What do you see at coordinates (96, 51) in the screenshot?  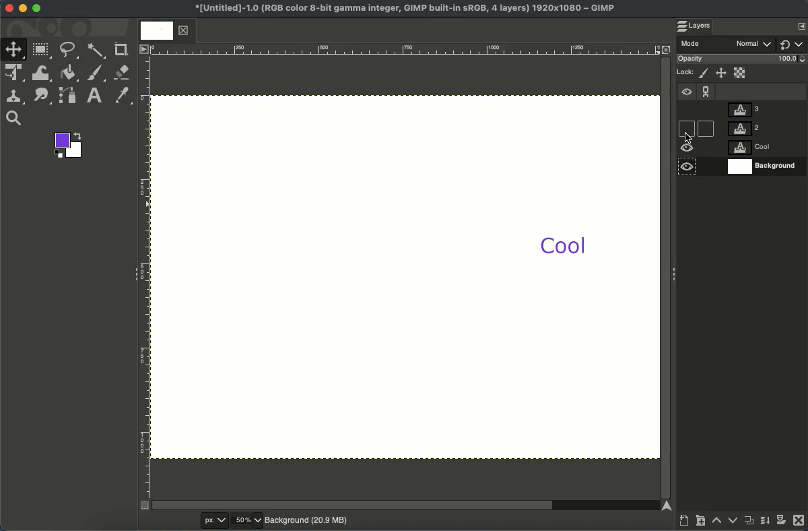 I see `Fuzzy select` at bounding box center [96, 51].